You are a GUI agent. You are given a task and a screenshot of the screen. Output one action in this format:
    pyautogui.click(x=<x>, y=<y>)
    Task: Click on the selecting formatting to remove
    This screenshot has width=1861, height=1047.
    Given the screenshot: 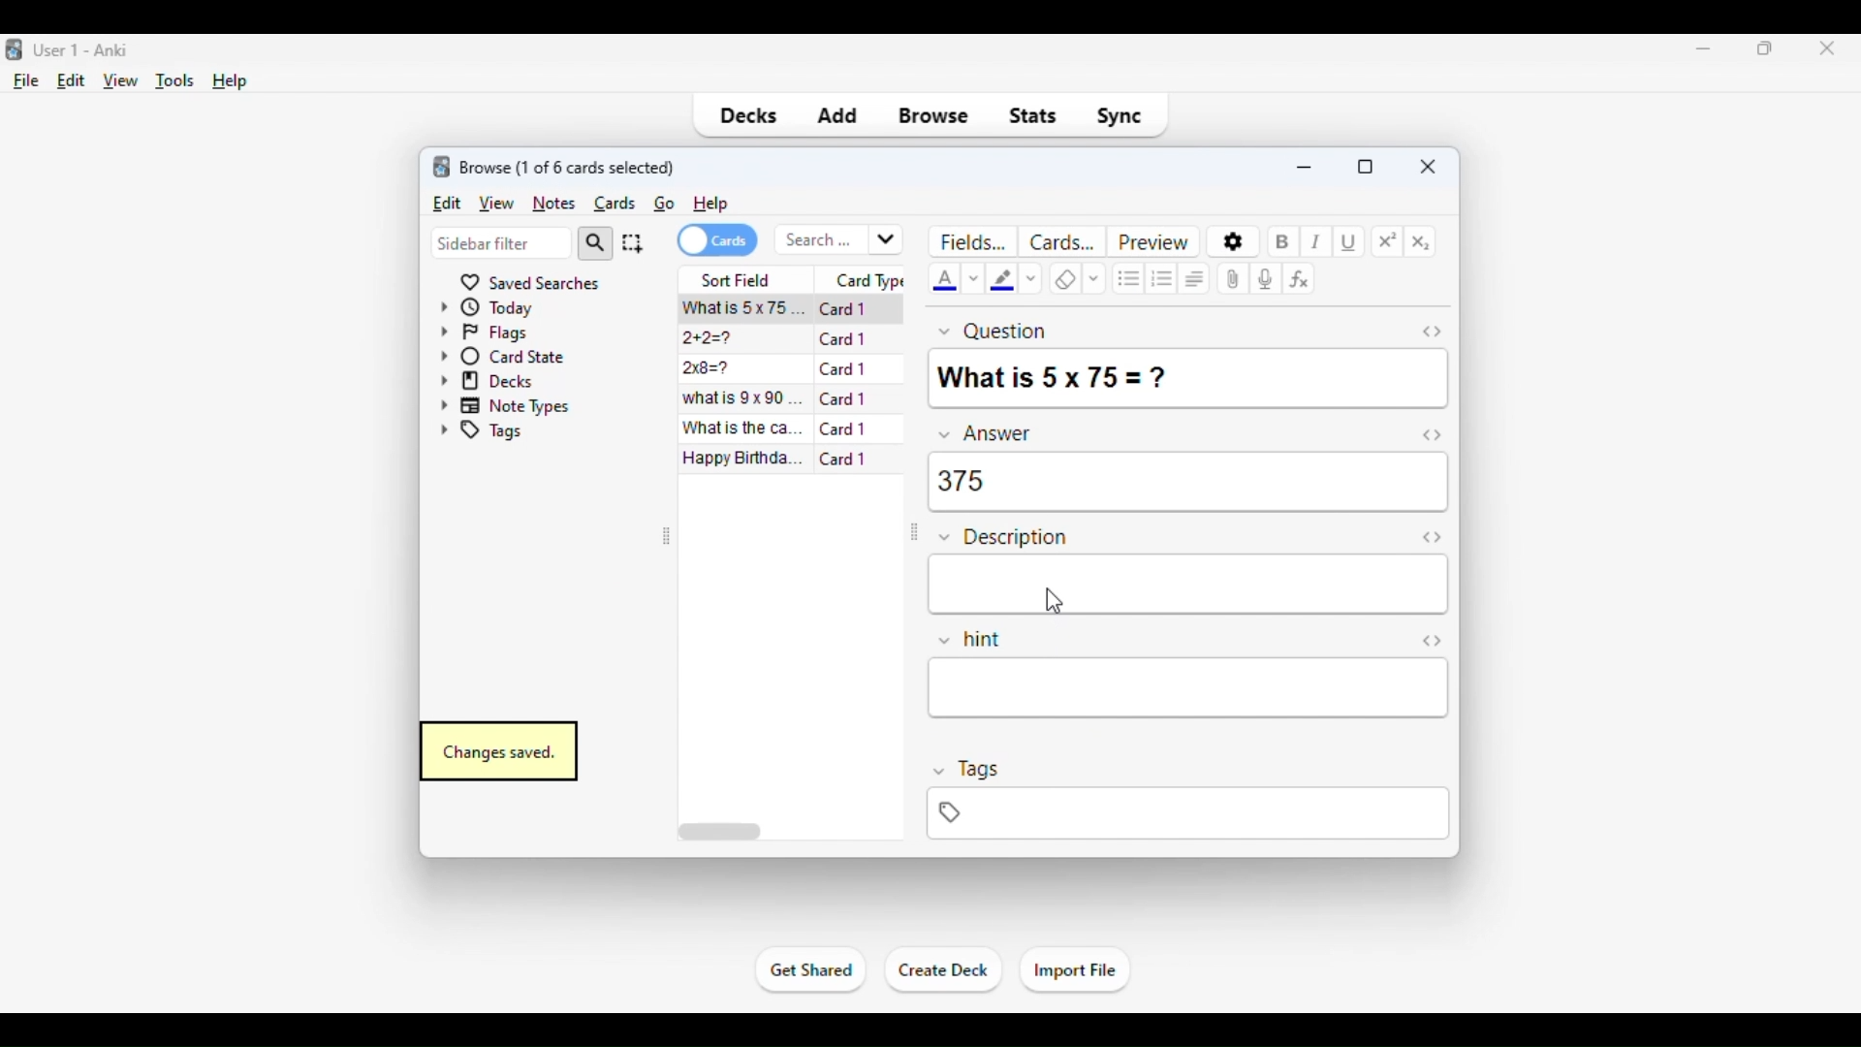 What is the action you would take?
    pyautogui.click(x=1094, y=280)
    